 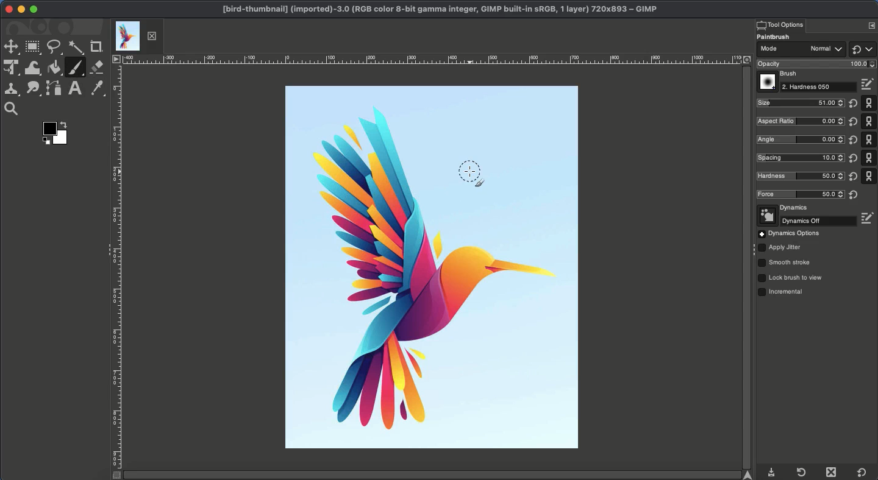 What do you see at coordinates (819, 87) in the screenshot?
I see `Hardness` at bounding box center [819, 87].